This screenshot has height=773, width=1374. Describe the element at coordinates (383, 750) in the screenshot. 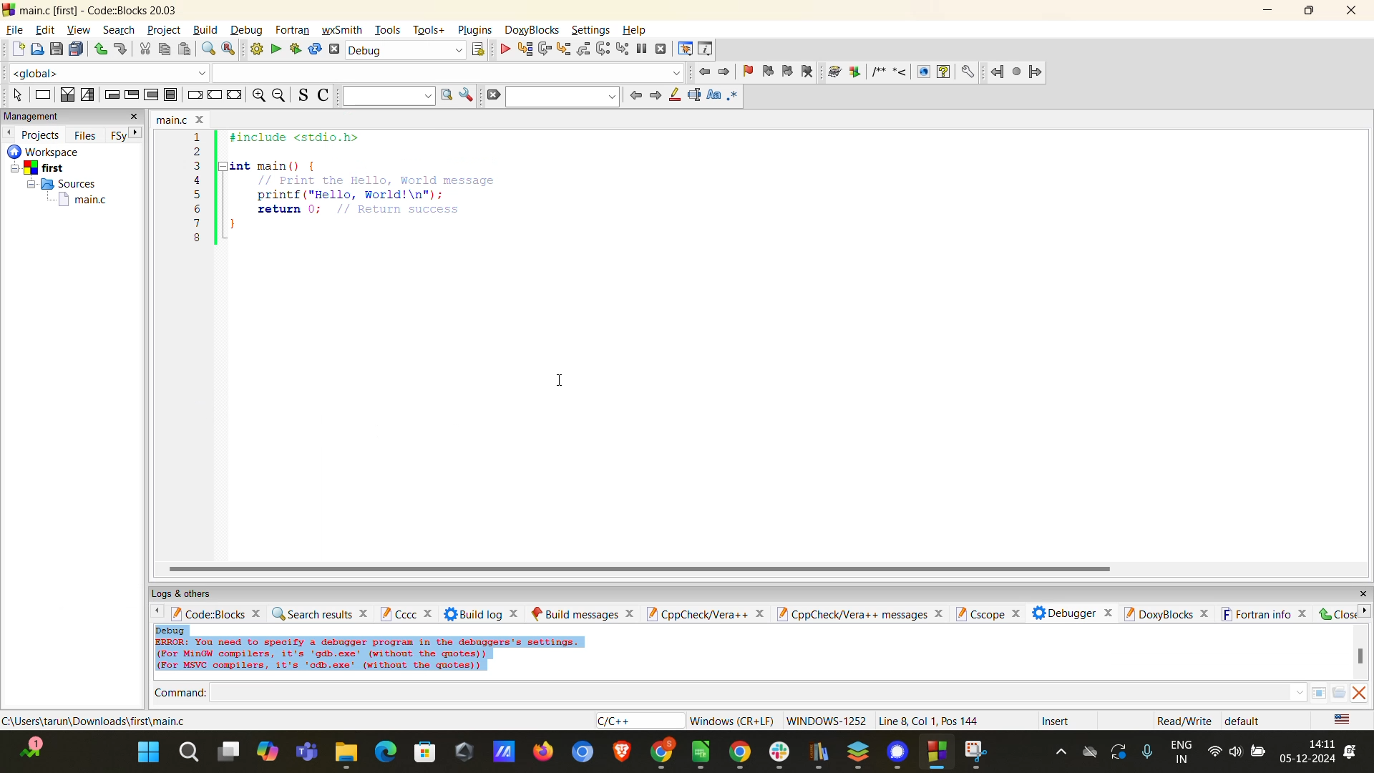

I see `` at that location.